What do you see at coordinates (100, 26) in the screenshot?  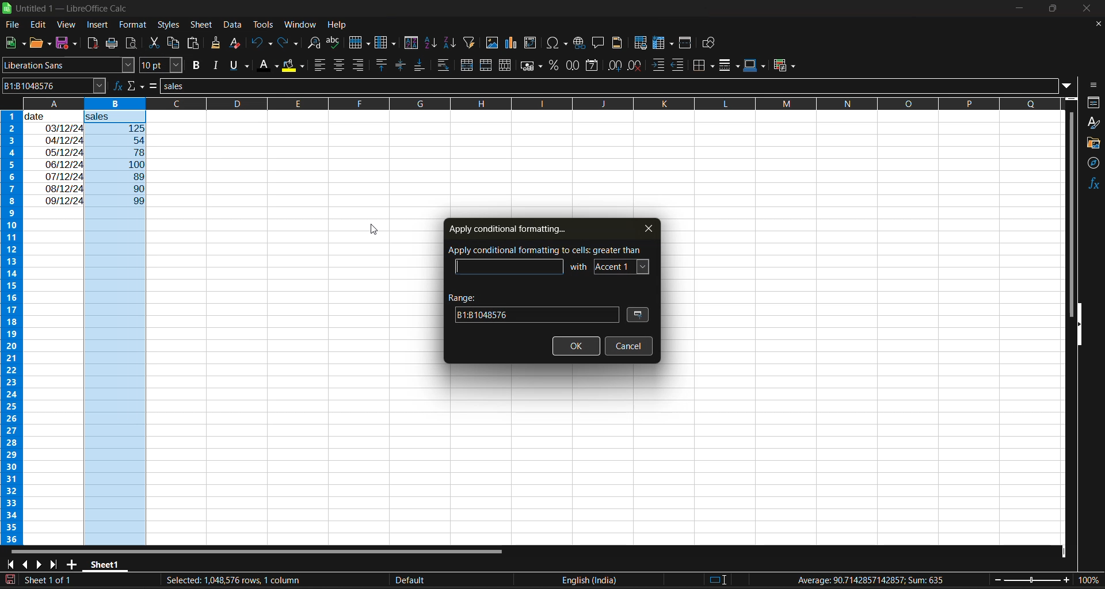 I see `insert` at bounding box center [100, 26].